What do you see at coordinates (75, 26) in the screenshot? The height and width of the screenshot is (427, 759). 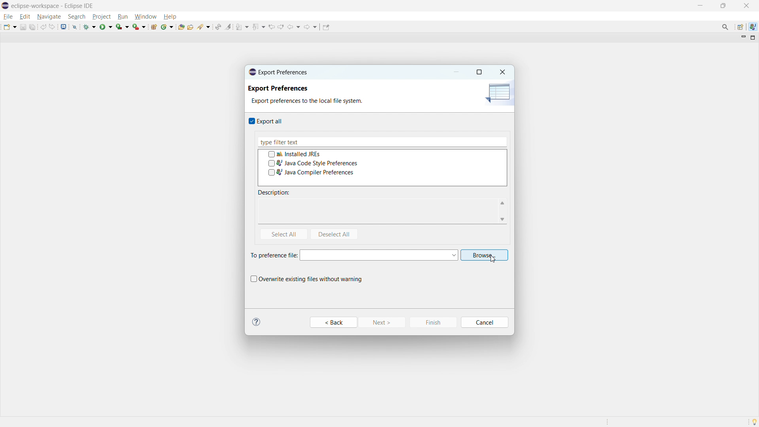 I see `skip all breakpoints` at bounding box center [75, 26].